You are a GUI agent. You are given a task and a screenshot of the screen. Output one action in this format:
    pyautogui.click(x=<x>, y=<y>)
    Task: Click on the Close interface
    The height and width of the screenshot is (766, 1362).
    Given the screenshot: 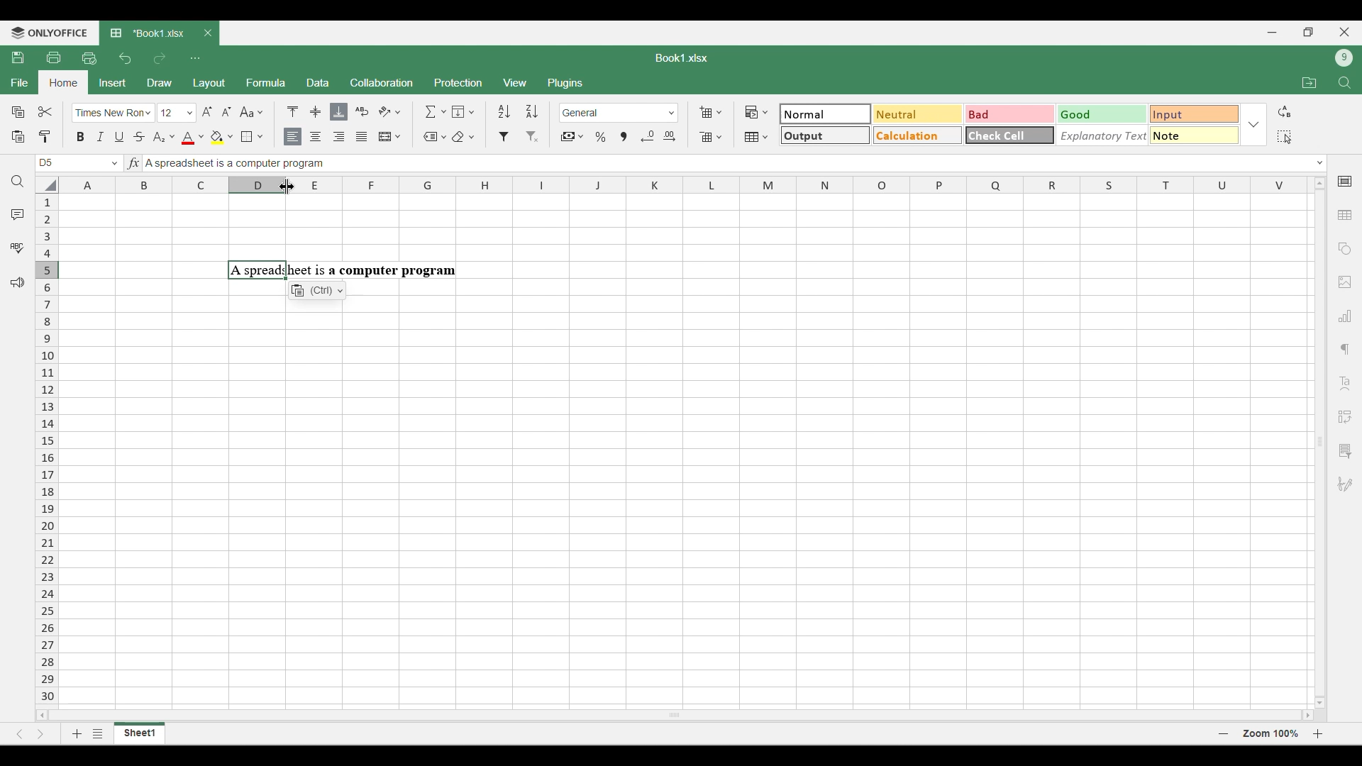 What is the action you would take?
    pyautogui.click(x=1344, y=32)
    